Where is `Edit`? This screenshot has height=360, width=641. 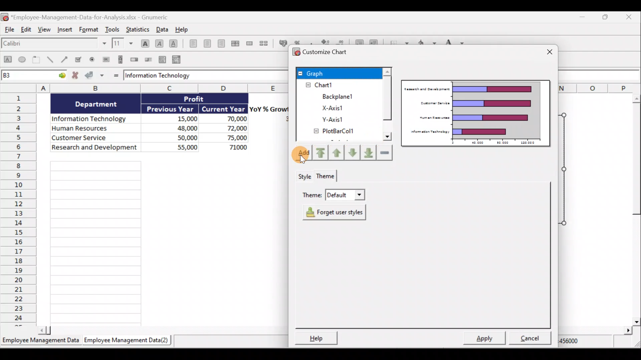
Edit is located at coordinates (25, 29).